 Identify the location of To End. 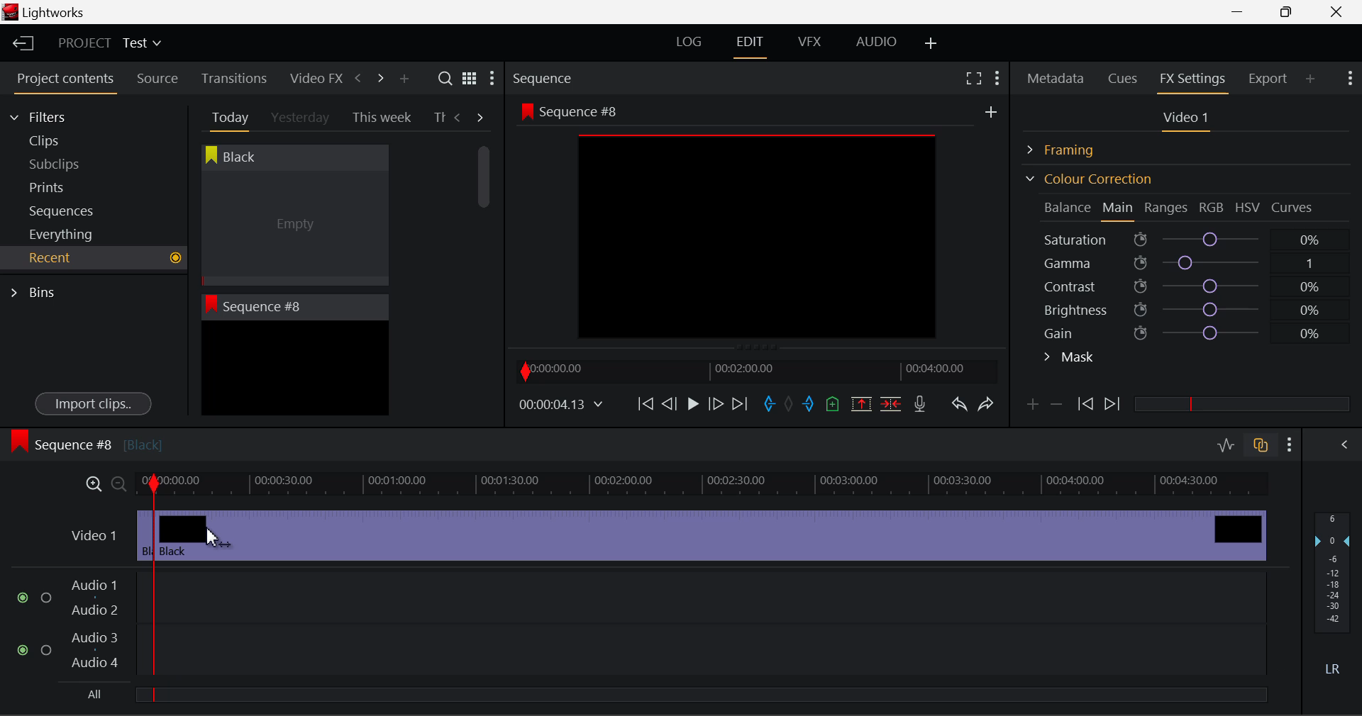
(740, 404).